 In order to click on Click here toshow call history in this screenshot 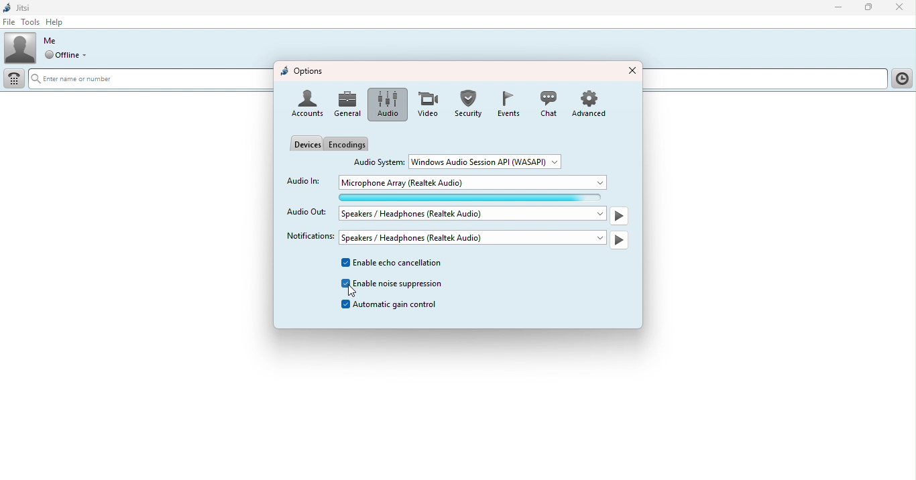, I will do `click(901, 79)`.